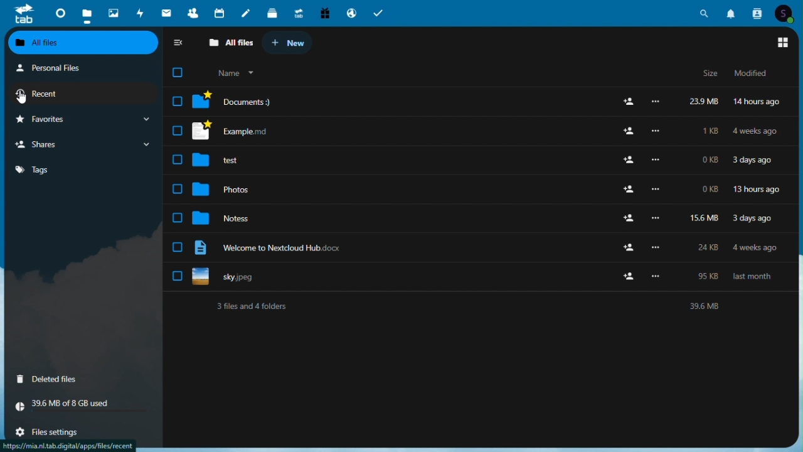  Describe the element at coordinates (216, 12) in the screenshot. I see `calendar` at that location.